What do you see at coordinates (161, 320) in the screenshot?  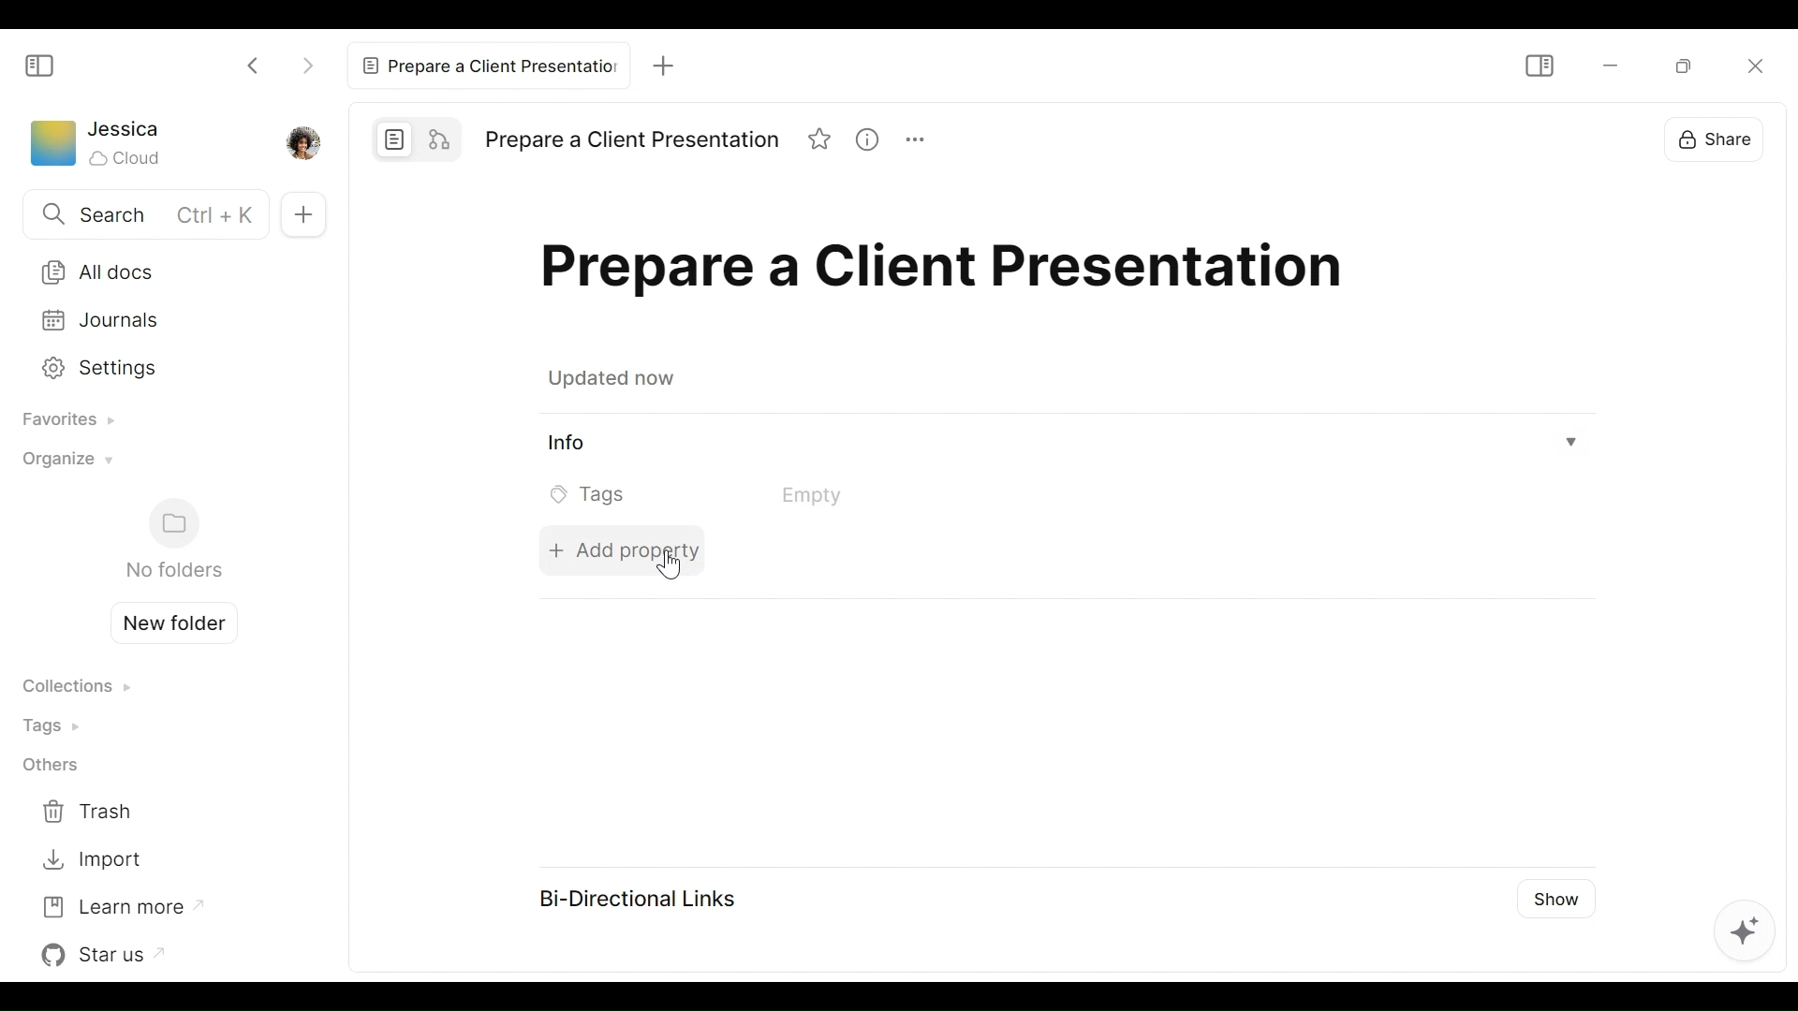 I see `Journals` at bounding box center [161, 320].